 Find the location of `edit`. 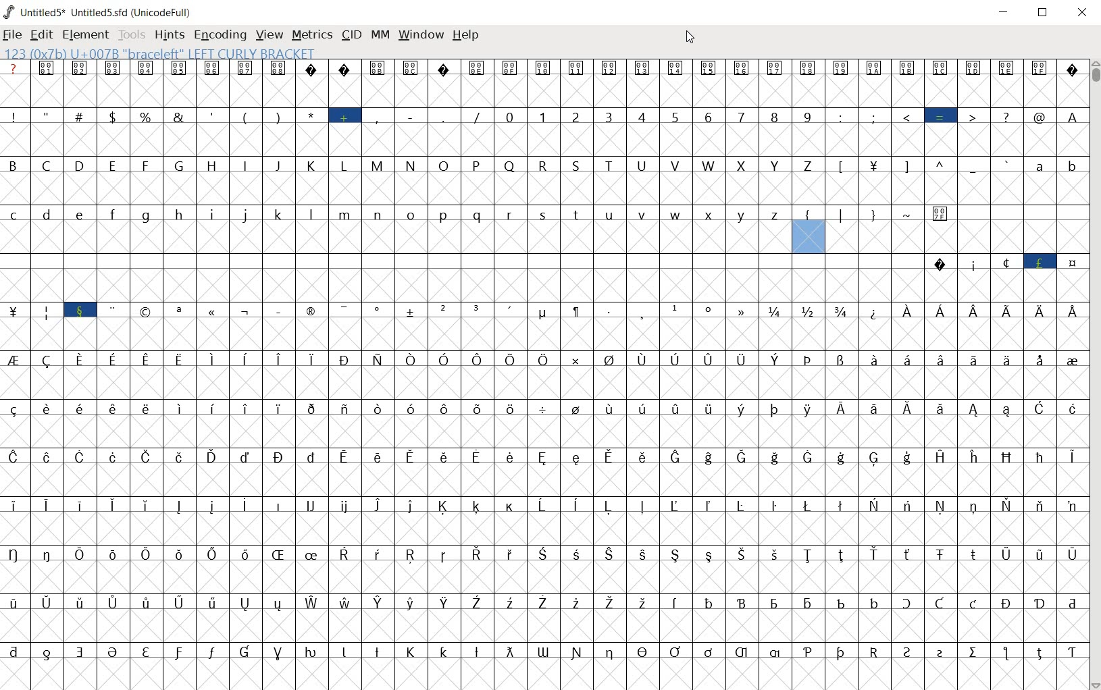

edit is located at coordinates (41, 36).